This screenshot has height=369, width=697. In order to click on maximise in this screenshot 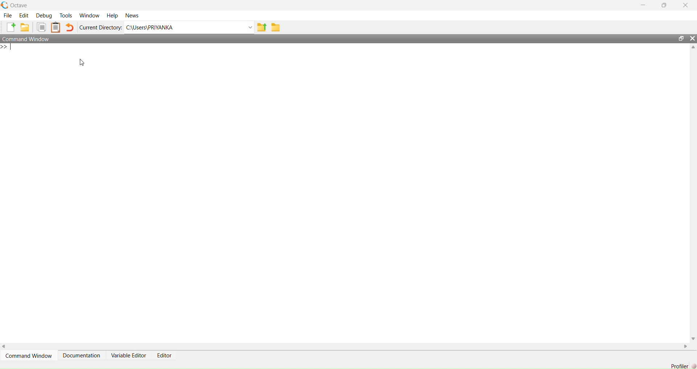, I will do `click(679, 37)`.